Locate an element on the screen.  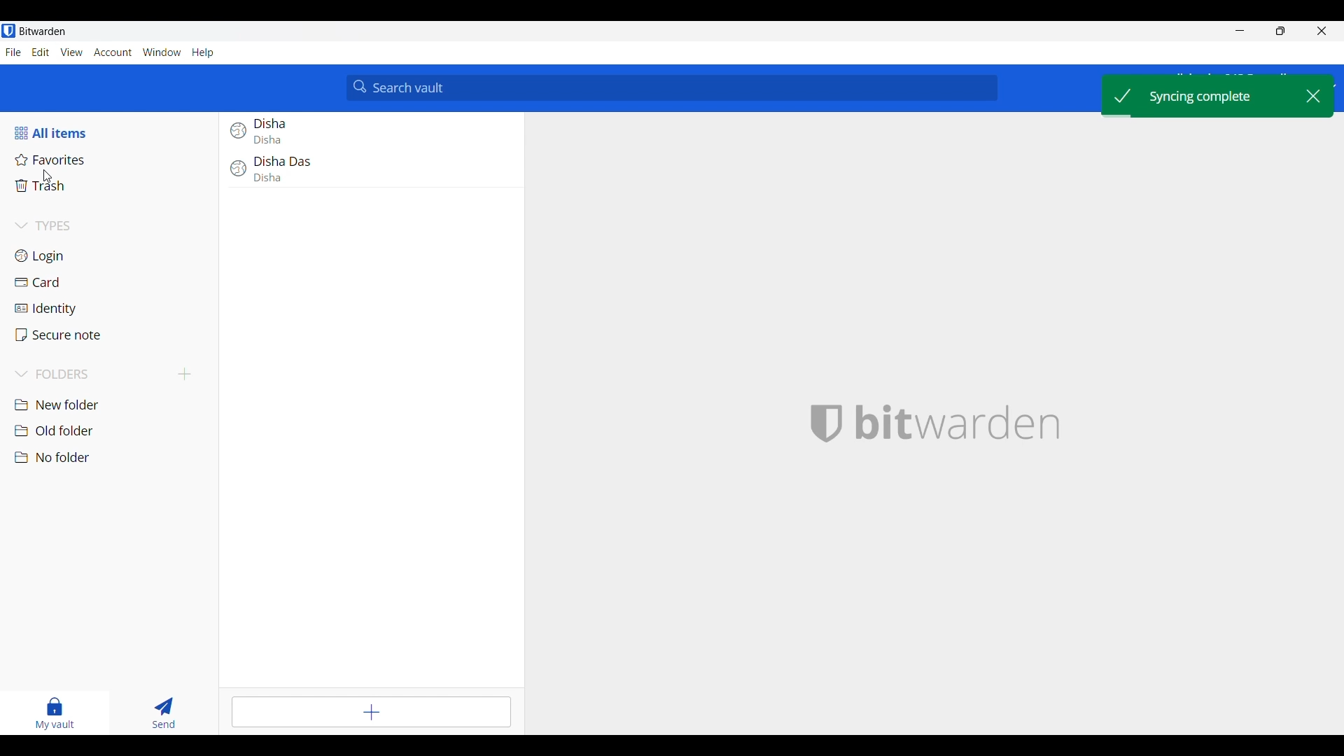
Software name is located at coordinates (43, 31).